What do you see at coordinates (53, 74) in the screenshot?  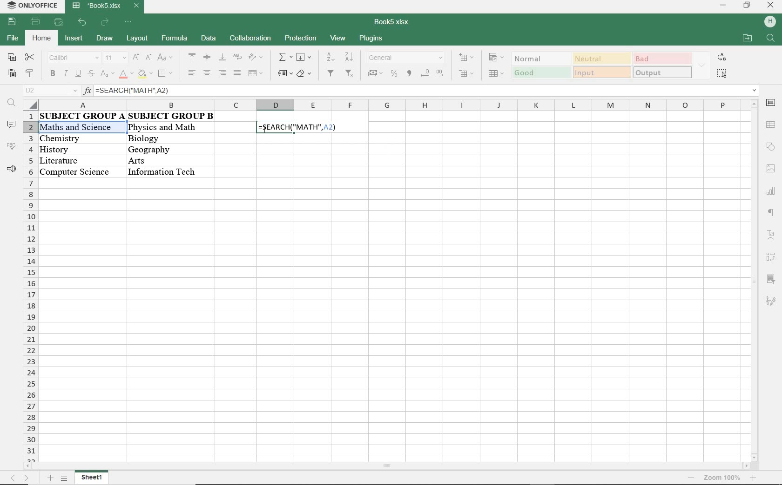 I see `bold` at bounding box center [53, 74].